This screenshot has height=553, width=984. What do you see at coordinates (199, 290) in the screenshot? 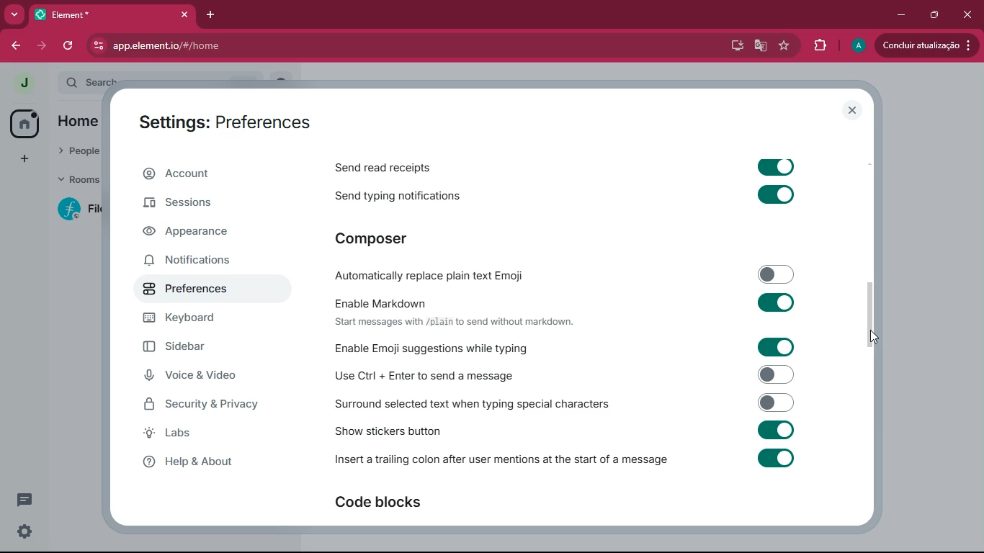
I see `preferences` at bounding box center [199, 290].